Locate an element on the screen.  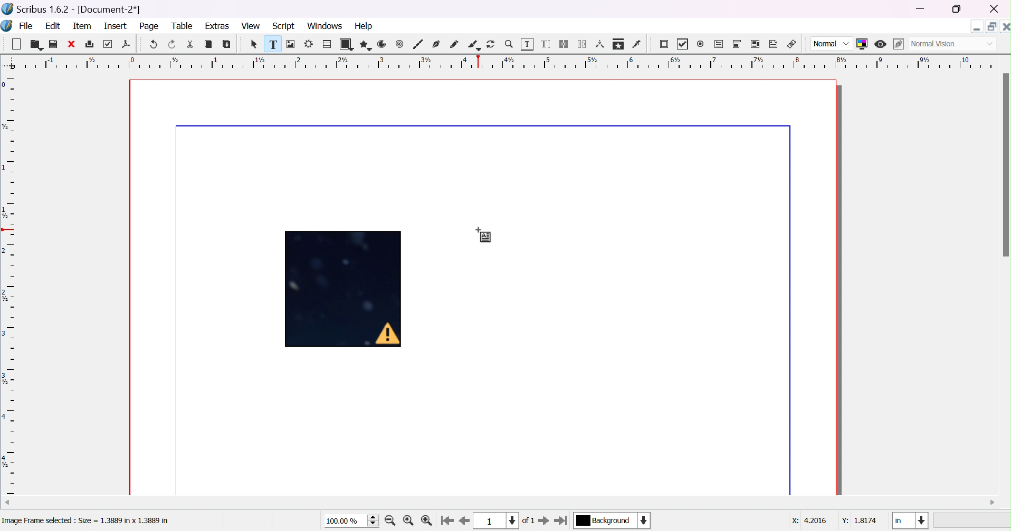
zoom to 100% is located at coordinates (409, 521).